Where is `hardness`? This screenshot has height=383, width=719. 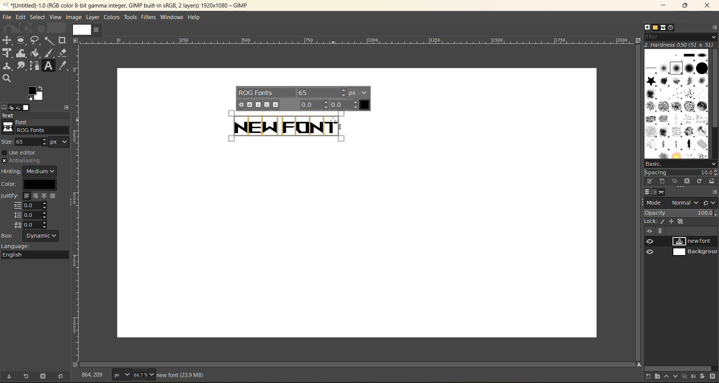 hardness is located at coordinates (680, 45).